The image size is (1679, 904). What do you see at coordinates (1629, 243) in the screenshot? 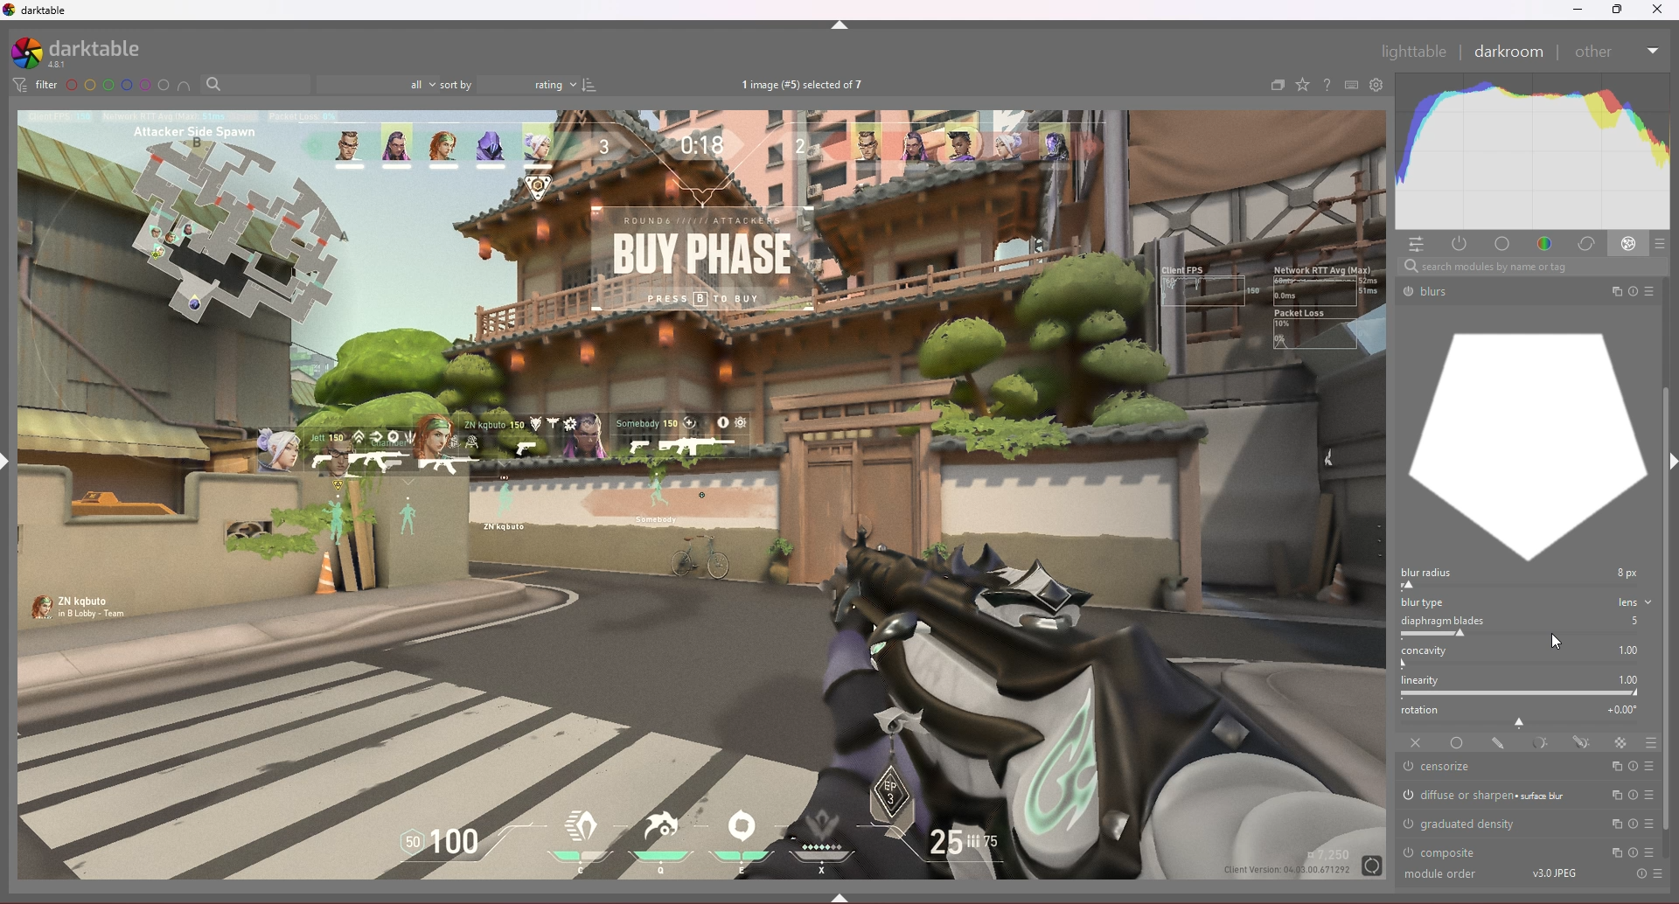
I see `effect` at bounding box center [1629, 243].